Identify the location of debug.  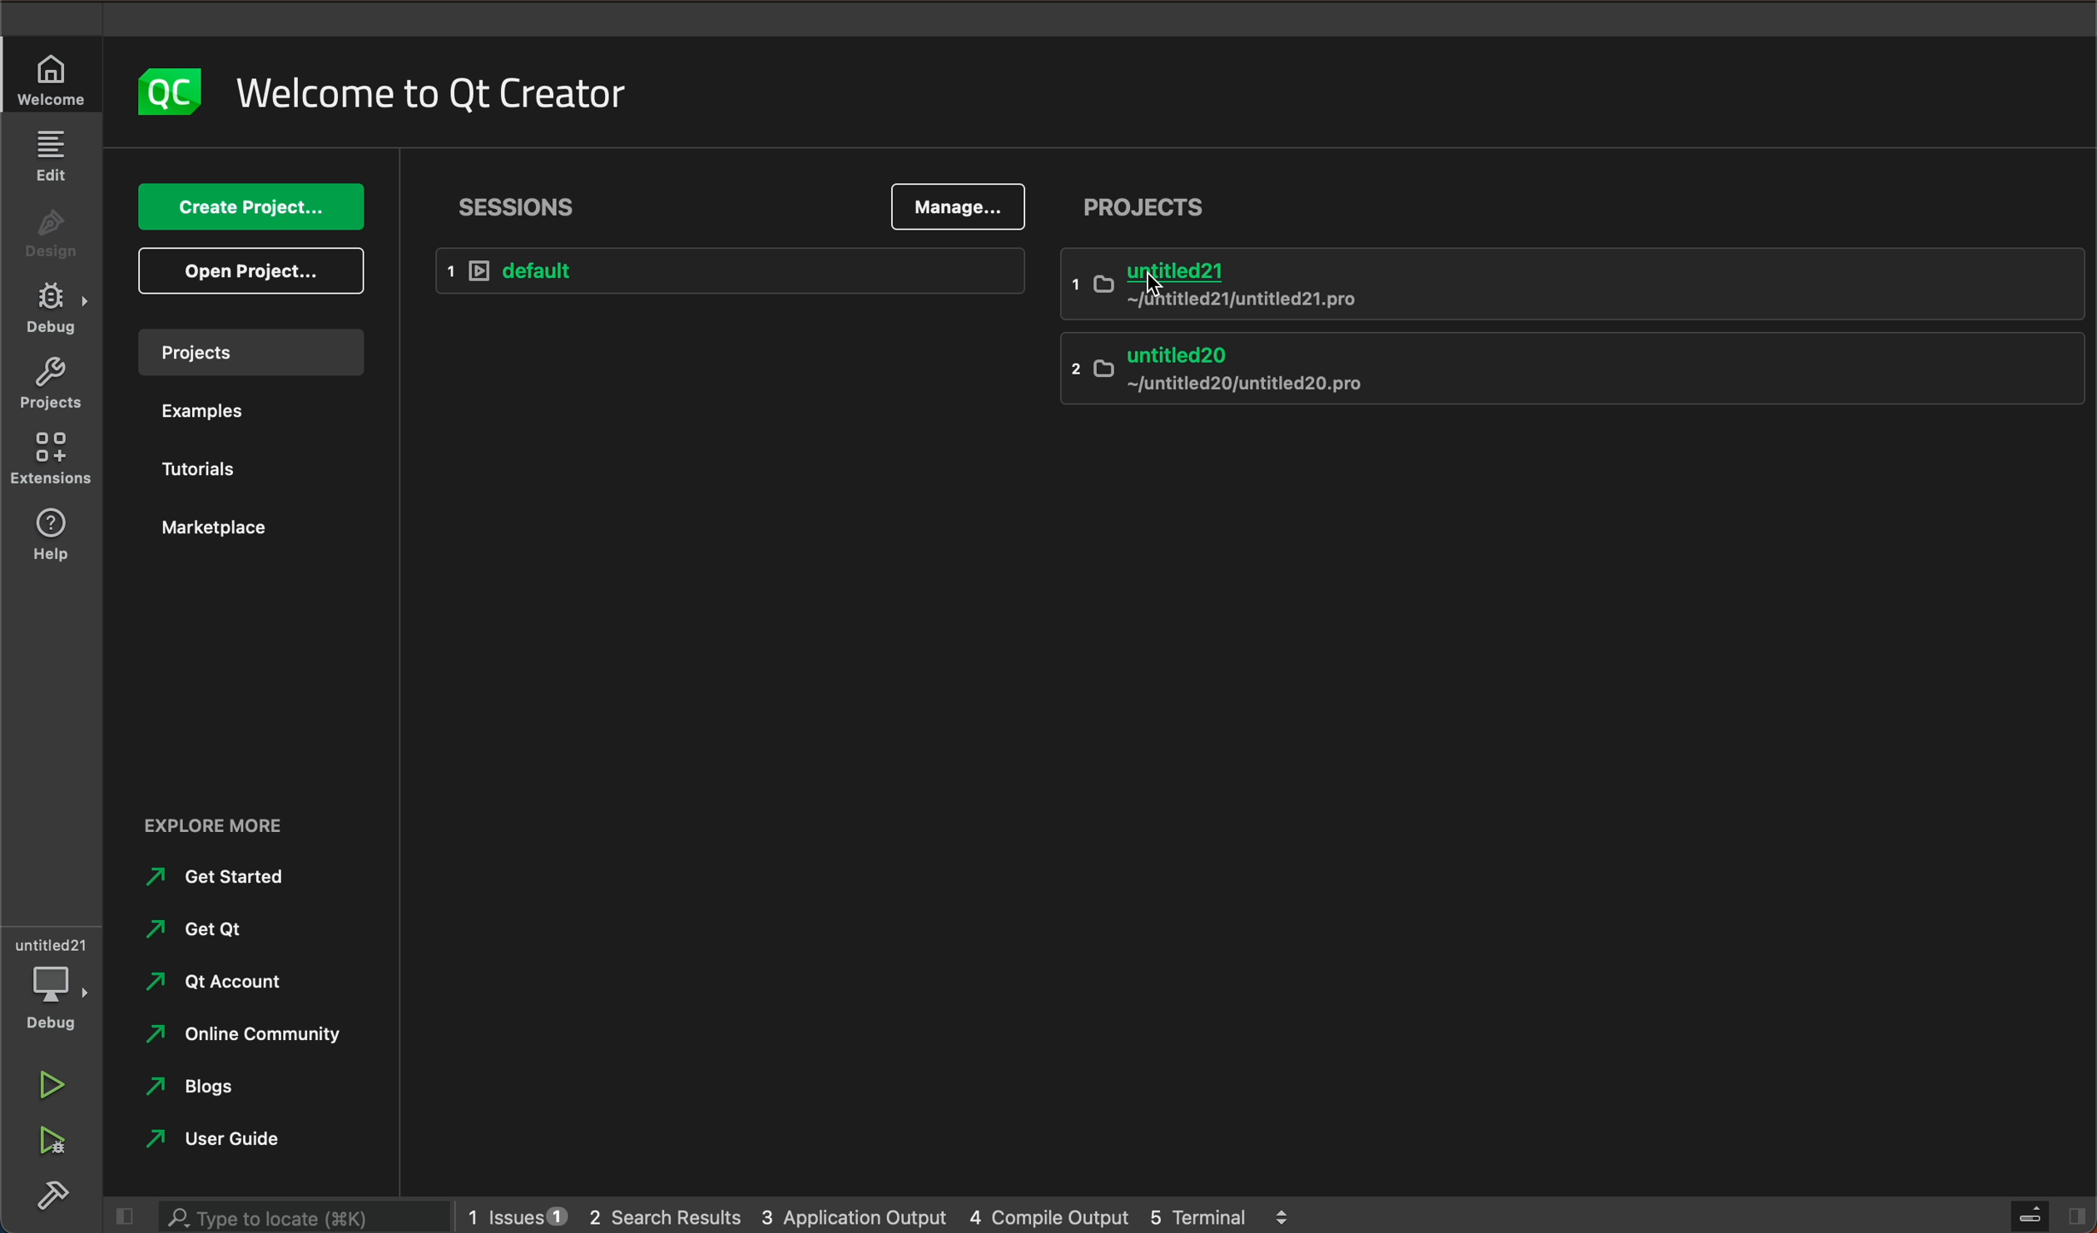
(56, 307).